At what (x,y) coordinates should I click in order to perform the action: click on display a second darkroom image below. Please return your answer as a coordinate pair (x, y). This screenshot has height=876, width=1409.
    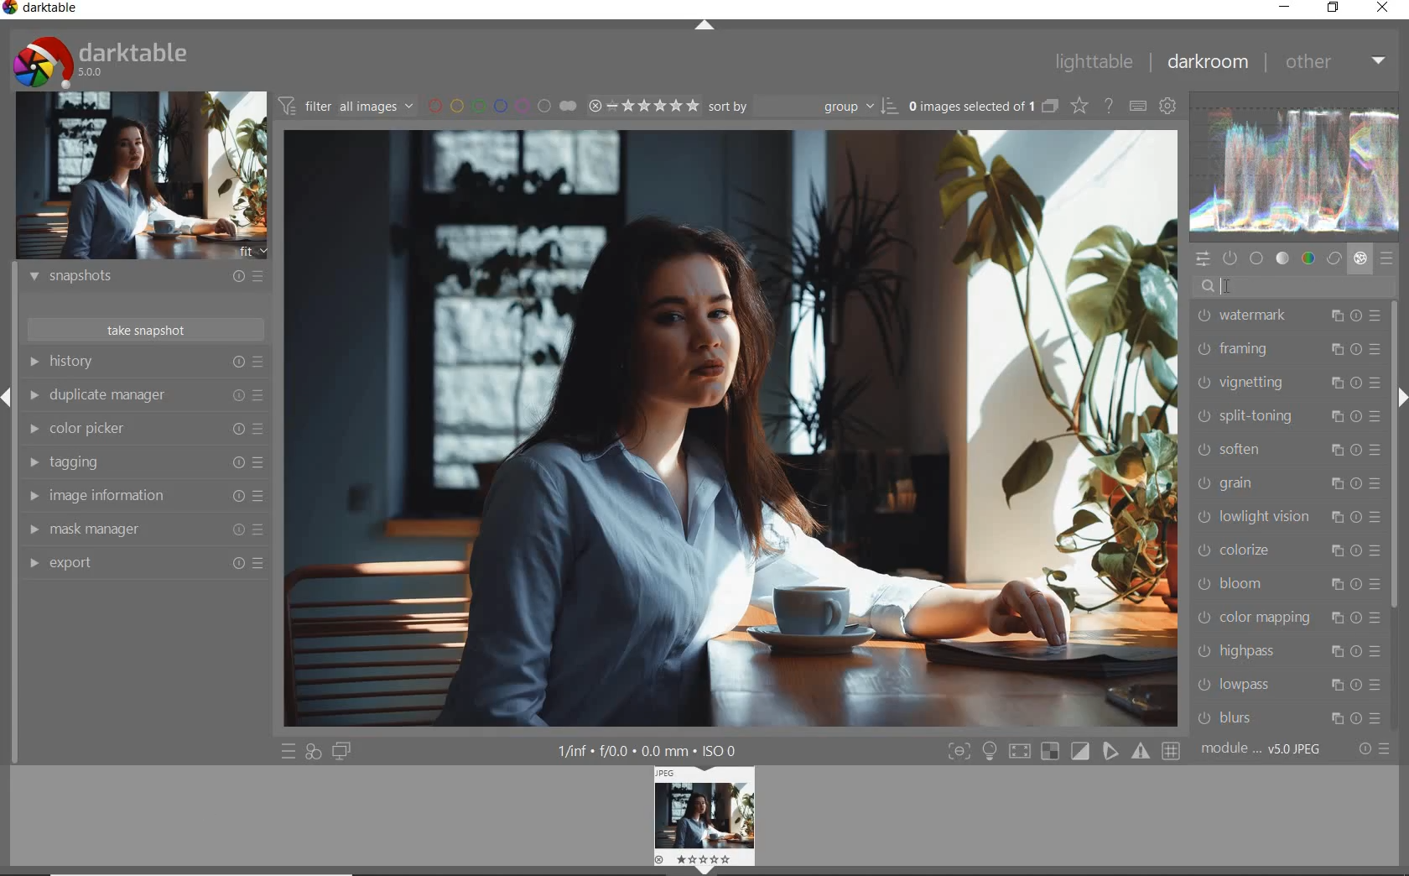
    Looking at the image, I should click on (342, 752).